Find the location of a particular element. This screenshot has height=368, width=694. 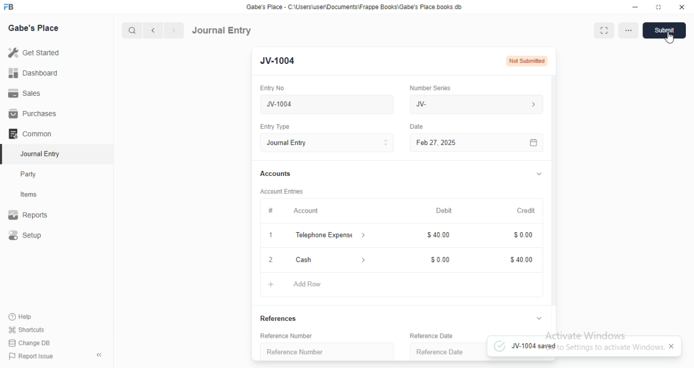

Full width toggle is located at coordinates (603, 31).